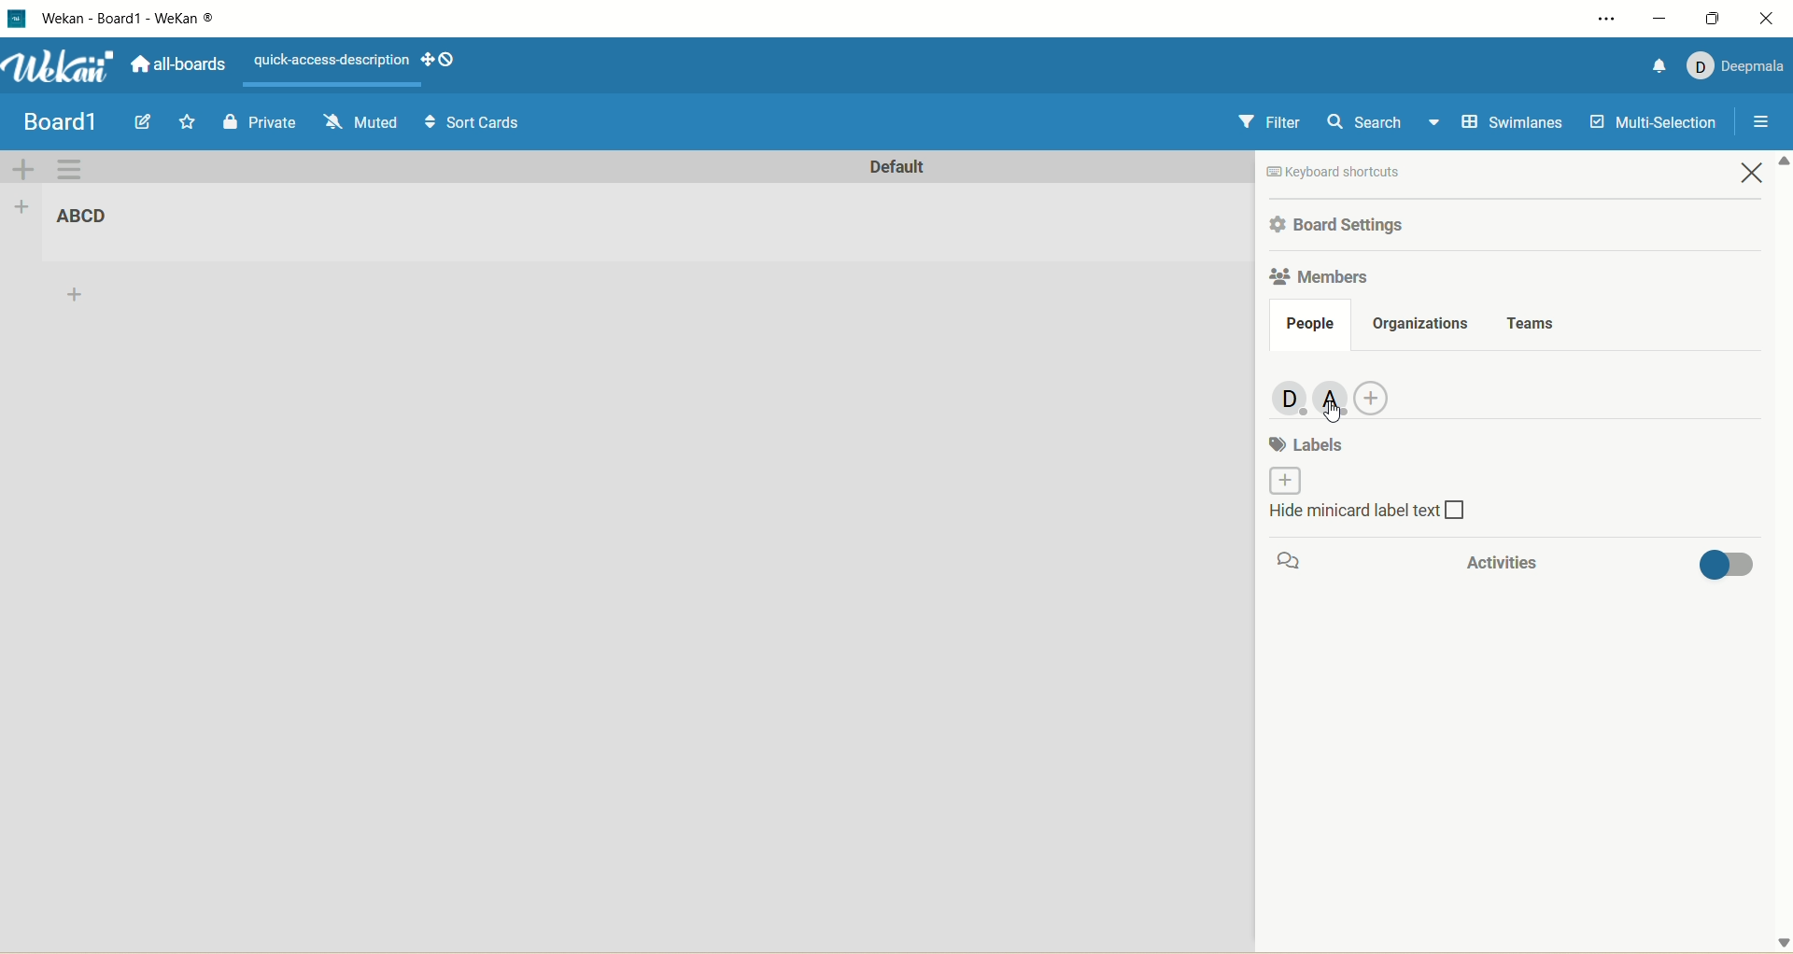 This screenshot has height=954, width=1793. I want to click on default, so click(896, 170).